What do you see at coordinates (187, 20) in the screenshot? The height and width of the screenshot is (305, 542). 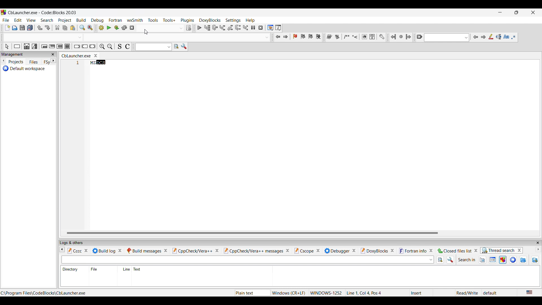 I see `Plugins menu` at bounding box center [187, 20].